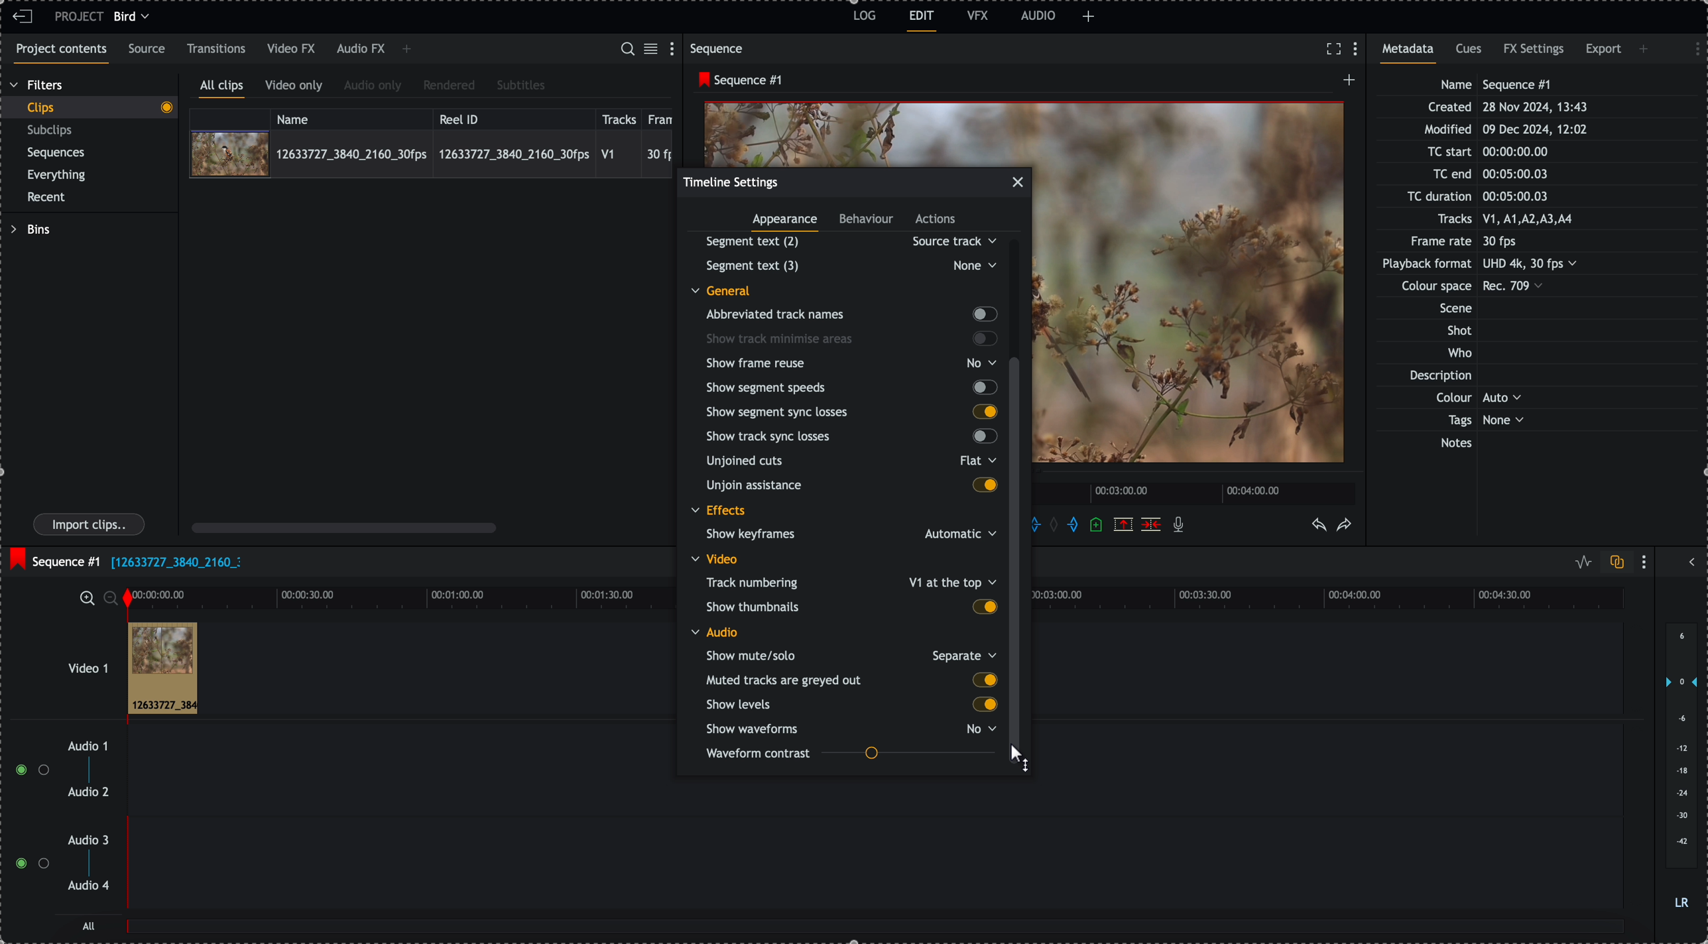  Describe the element at coordinates (850, 754) in the screenshot. I see `waveform contrast` at that location.